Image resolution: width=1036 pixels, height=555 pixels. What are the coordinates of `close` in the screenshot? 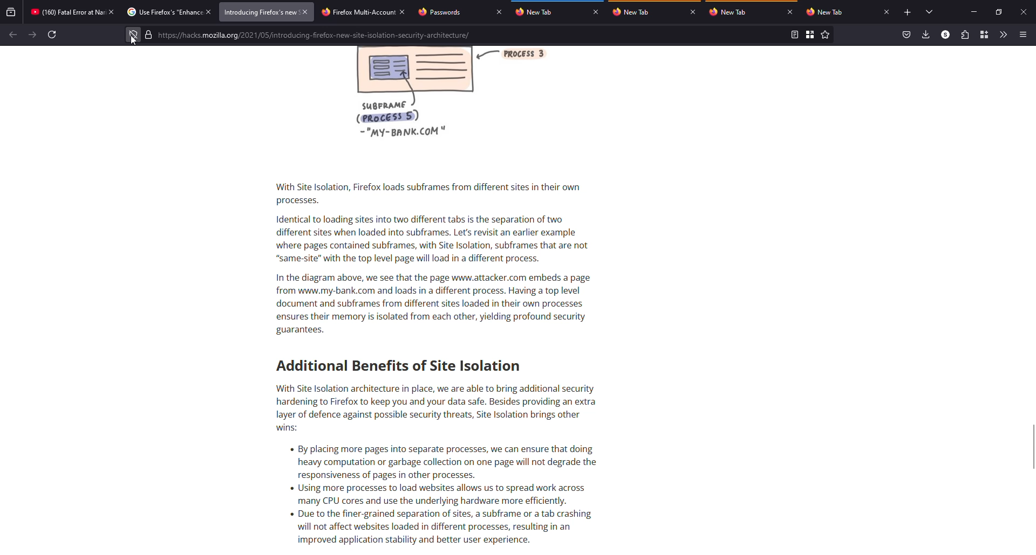 It's located at (403, 13).